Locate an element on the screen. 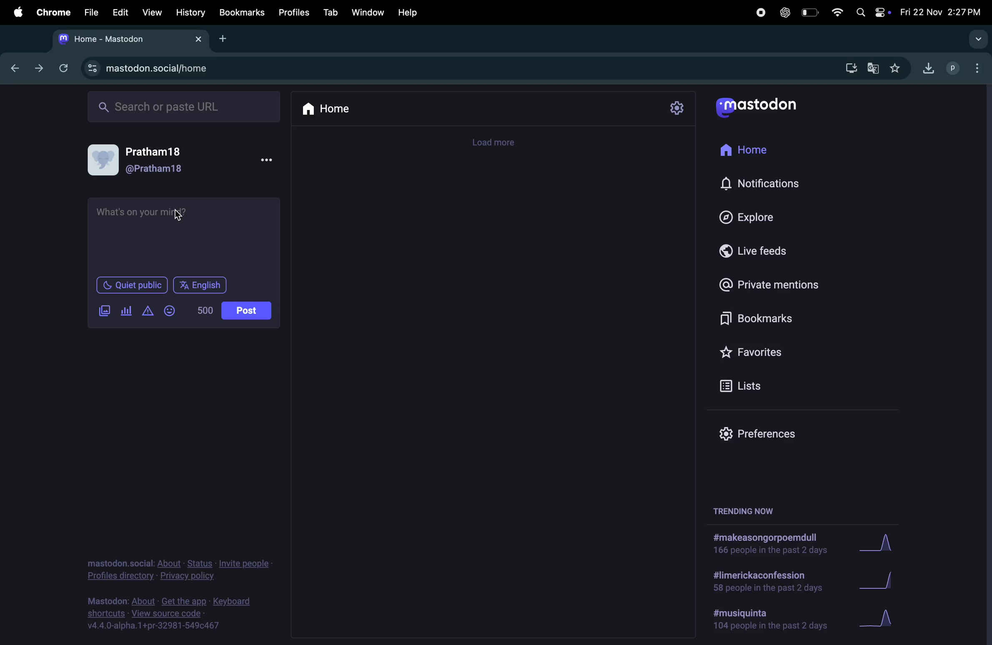 This screenshot has width=992, height=645. view is located at coordinates (151, 11).